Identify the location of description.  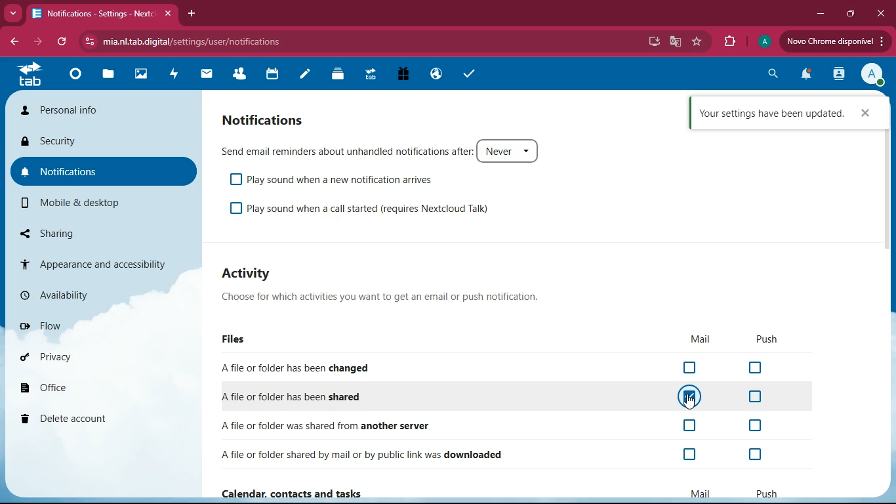
(388, 296).